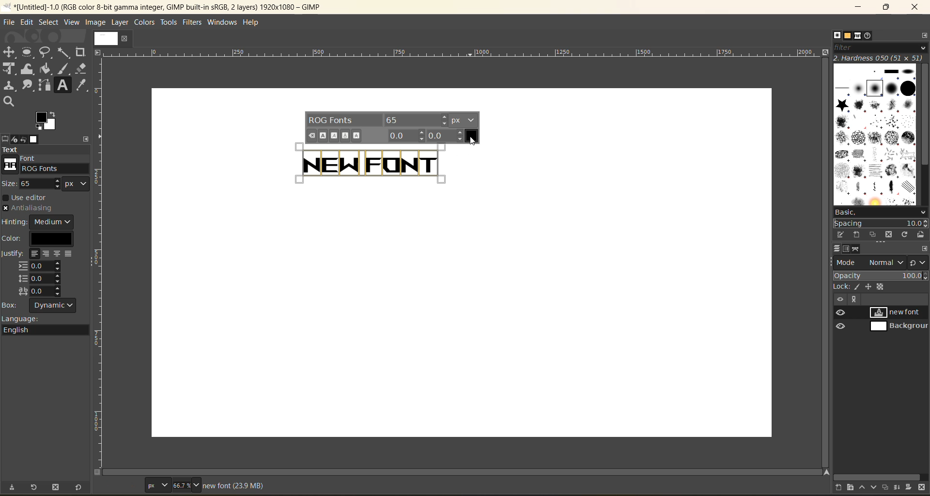 Image resolution: width=930 pixels, height=496 pixels. I want to click on open brush as image, so click(922, 235).